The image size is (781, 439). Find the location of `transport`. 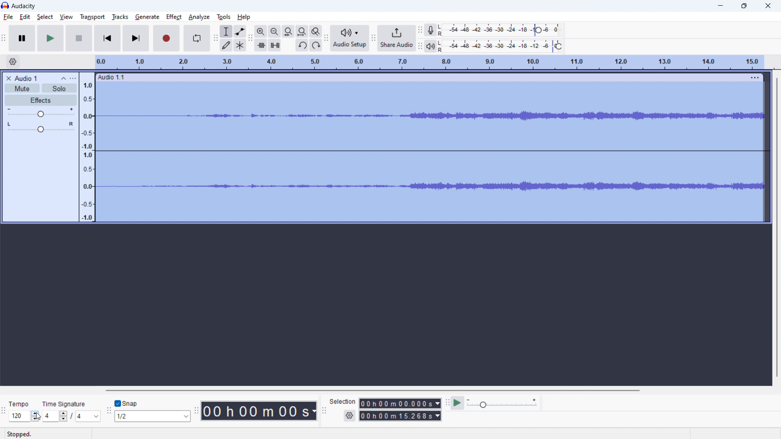

transport is located at coordinates (92, 17).